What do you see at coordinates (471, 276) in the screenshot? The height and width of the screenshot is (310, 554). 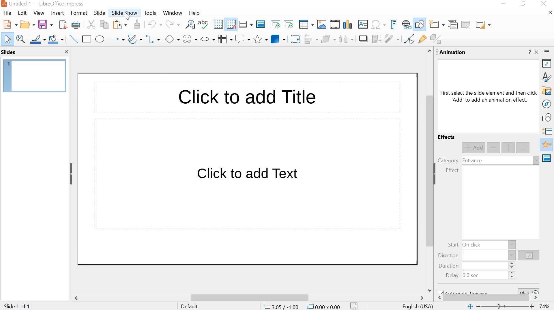 I see `0.0 sec` at bounding box center [471, 276].